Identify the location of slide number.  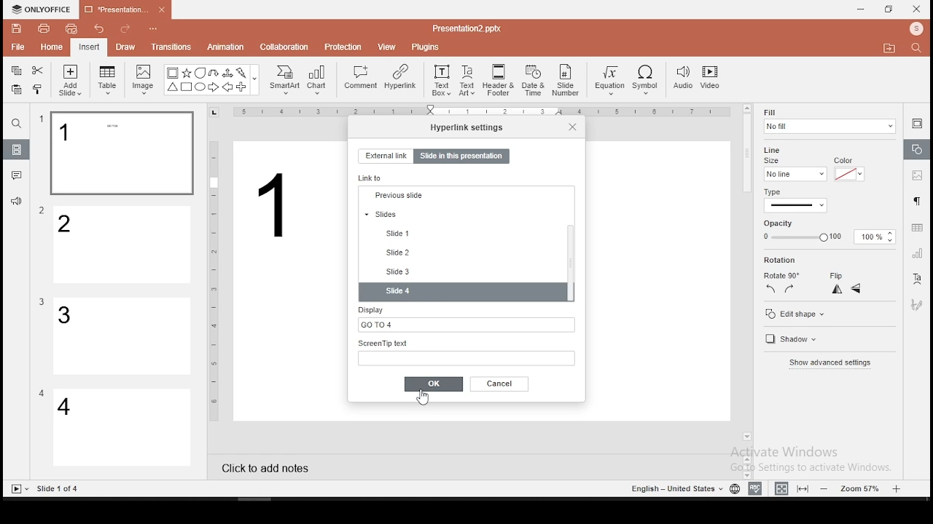
(566, 80).